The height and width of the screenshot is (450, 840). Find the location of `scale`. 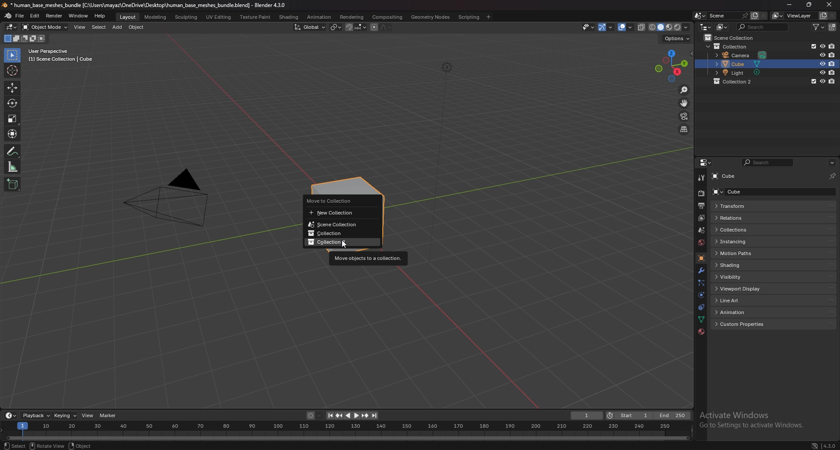

scale is located at coordinates (13, 119).